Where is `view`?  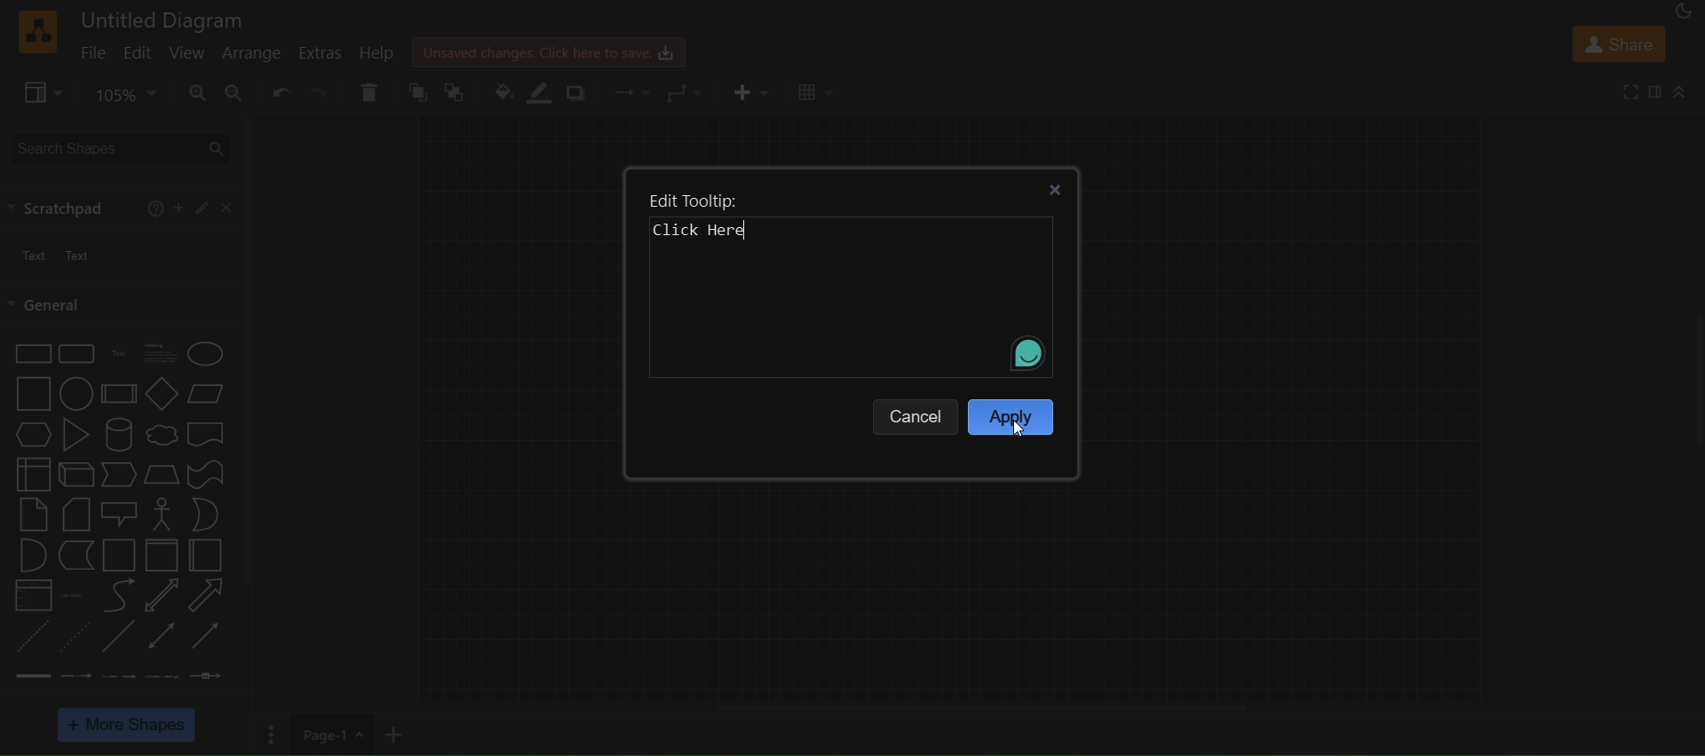
view is located at coordinates (188, 51).